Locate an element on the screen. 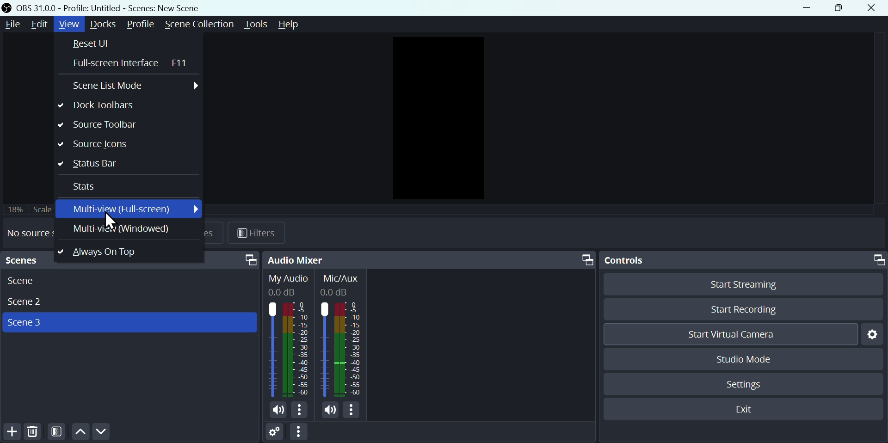 Image resolution: width=888 pixels, height=443 pixels. Docks is located at coordinates (105, 25).